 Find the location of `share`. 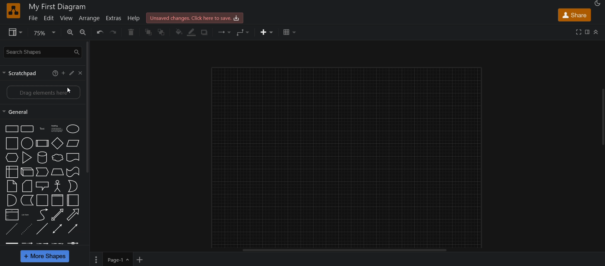

share is located at coordinates (574, 15).